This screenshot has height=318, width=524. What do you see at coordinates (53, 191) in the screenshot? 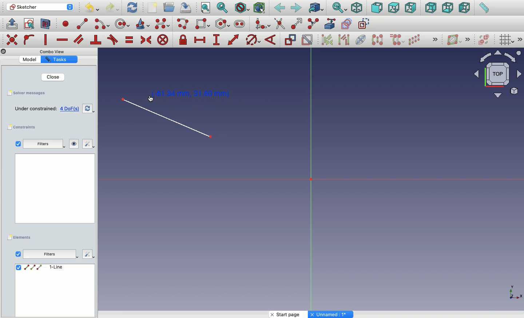
I see `` at bounding box center [53, 191].